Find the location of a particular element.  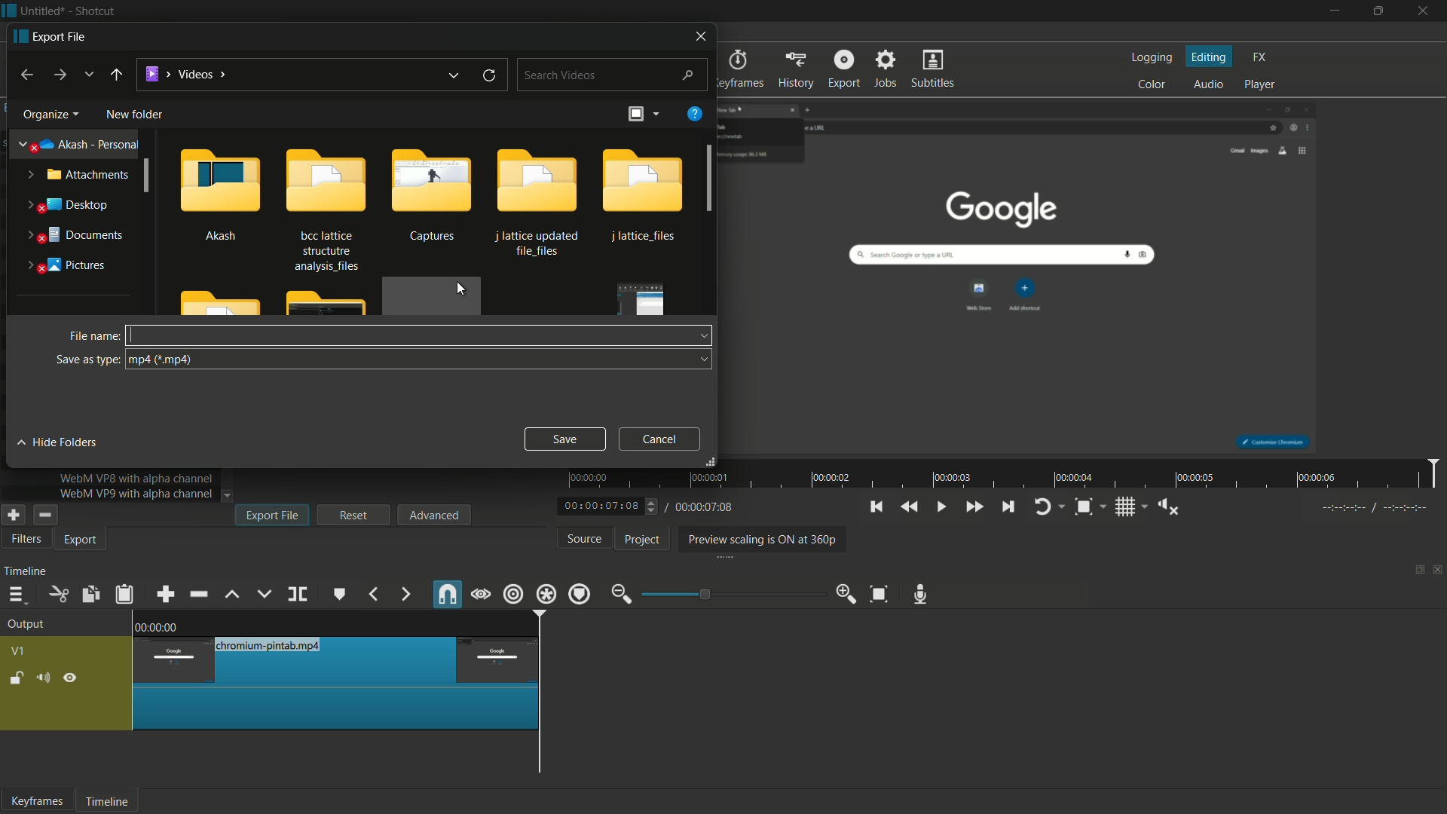

export is located at coordinates (82, 540).